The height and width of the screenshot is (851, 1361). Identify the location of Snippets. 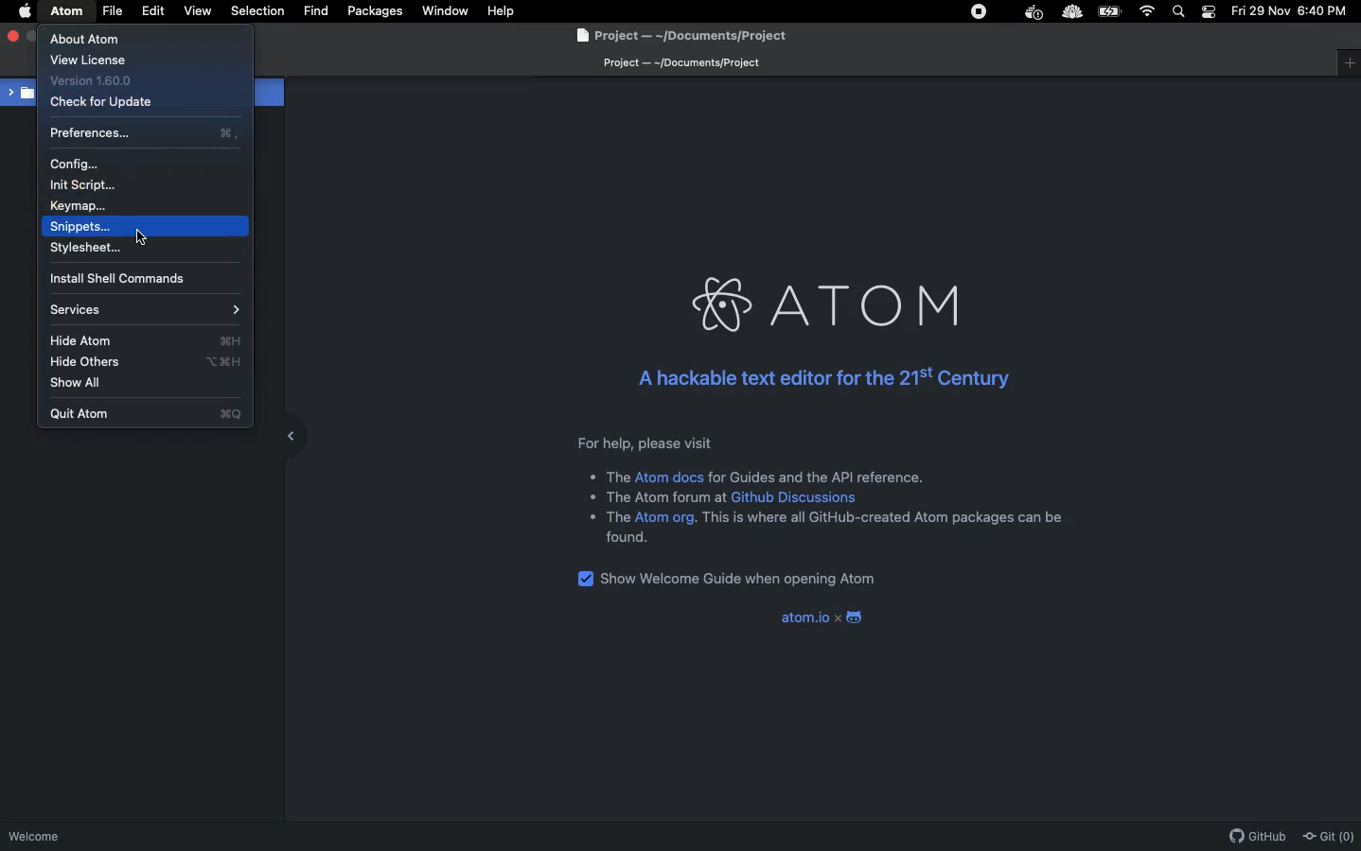
(82, 226).